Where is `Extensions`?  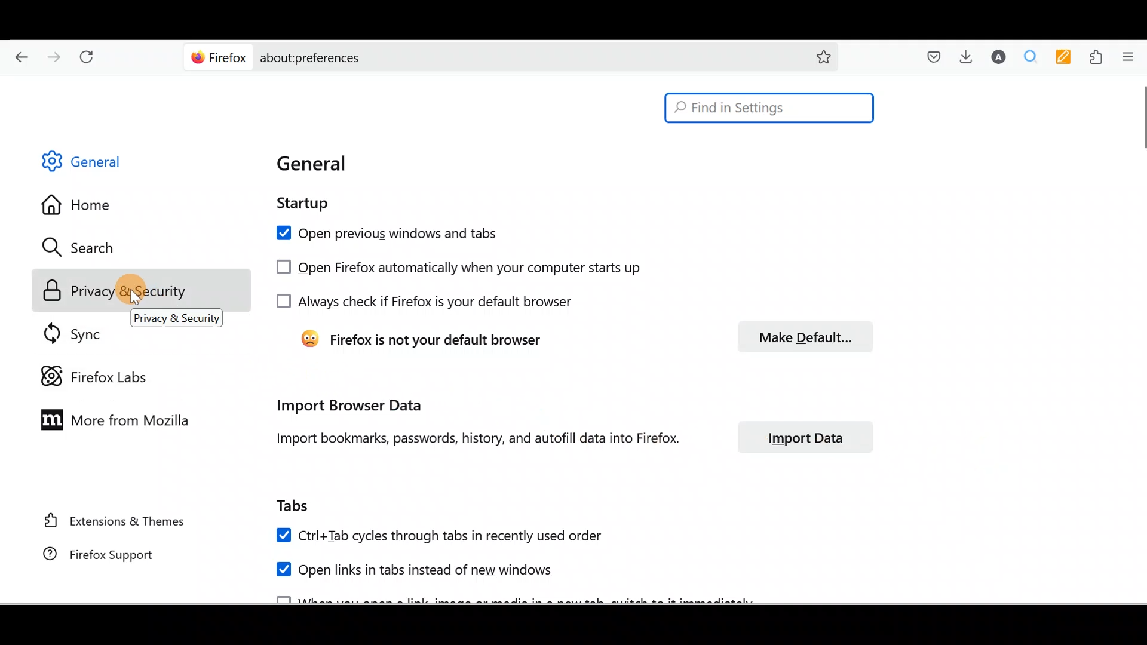 Extensions is located at coordinates (1095, 57).